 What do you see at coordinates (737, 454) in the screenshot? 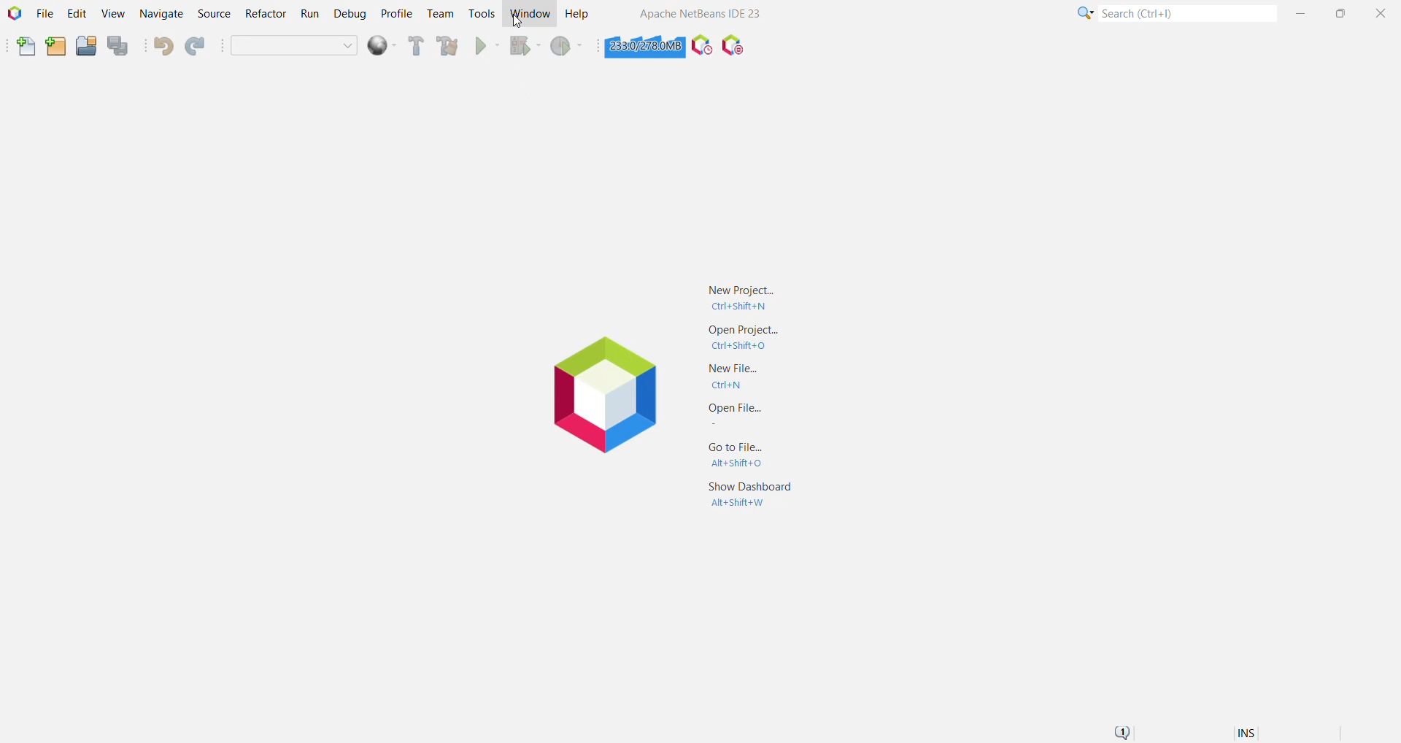
I see `Go to File` at bounding box center [737, 454].